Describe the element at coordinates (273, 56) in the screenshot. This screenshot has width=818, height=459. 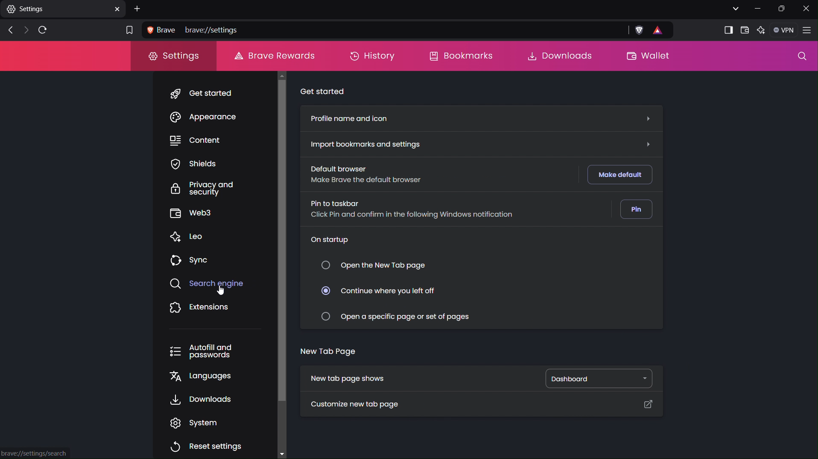
I see `Brave Rewards` at that location.